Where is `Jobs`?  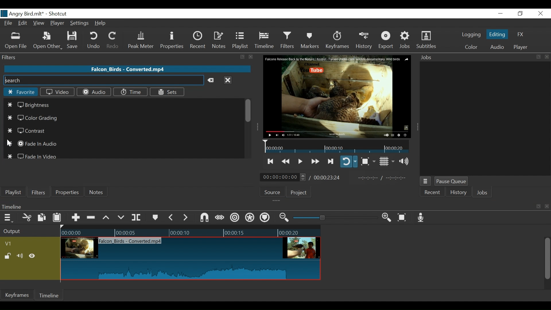 Jobs is located at coordinates (428, 58).